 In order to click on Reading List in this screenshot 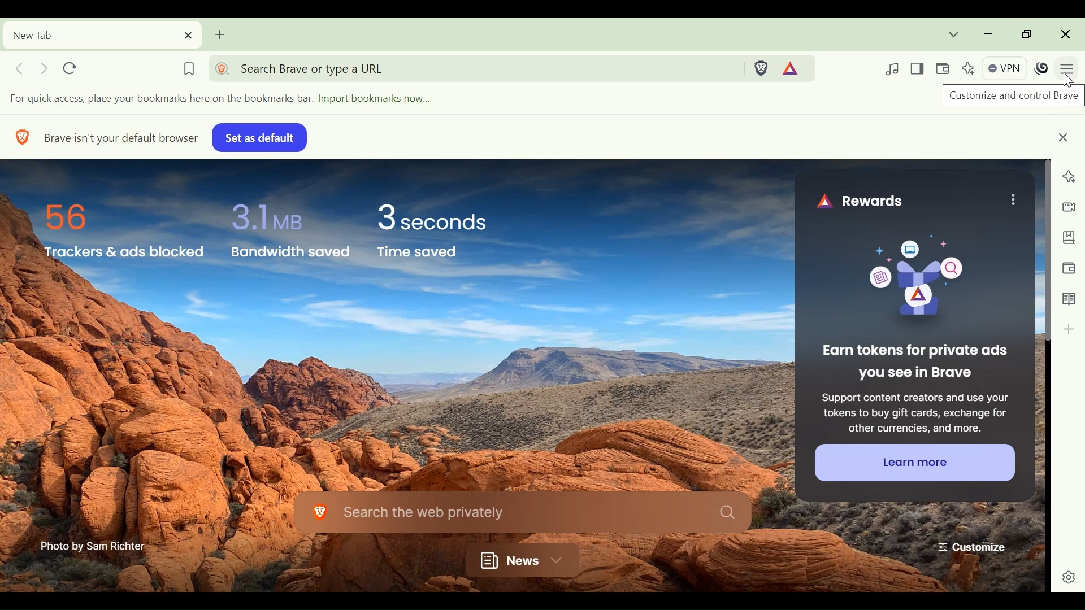, I will do `click(1066, 299)`.